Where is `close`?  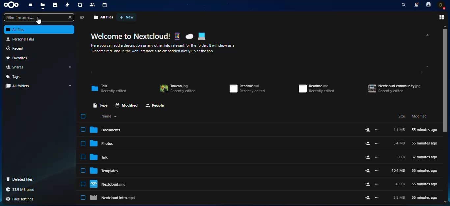 close is located at coordinates (70, 17).